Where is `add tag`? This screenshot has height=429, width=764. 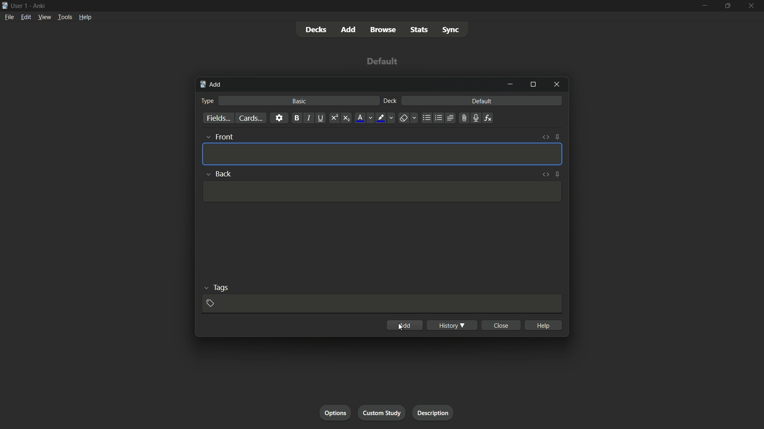 add tag is located at coordinates (210, 302).